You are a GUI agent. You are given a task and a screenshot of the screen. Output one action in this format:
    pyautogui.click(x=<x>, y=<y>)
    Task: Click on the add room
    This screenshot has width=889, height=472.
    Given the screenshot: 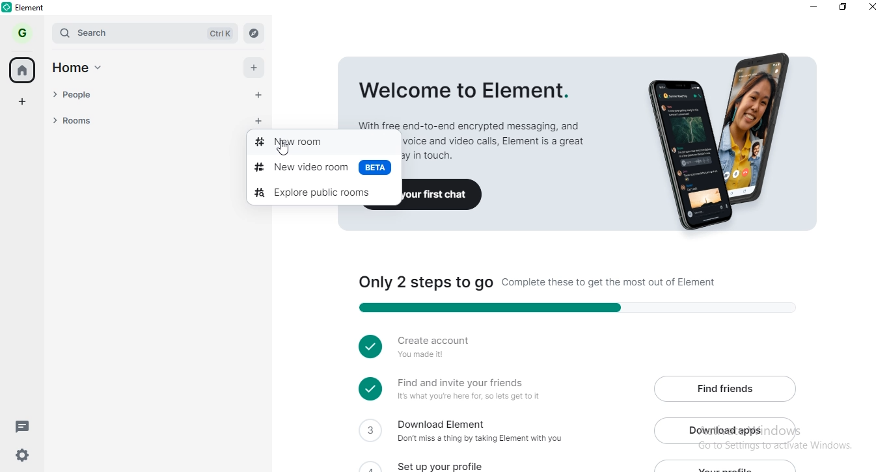 What is the action you would take?
    pyautogui.click(x=262, y=122)
    